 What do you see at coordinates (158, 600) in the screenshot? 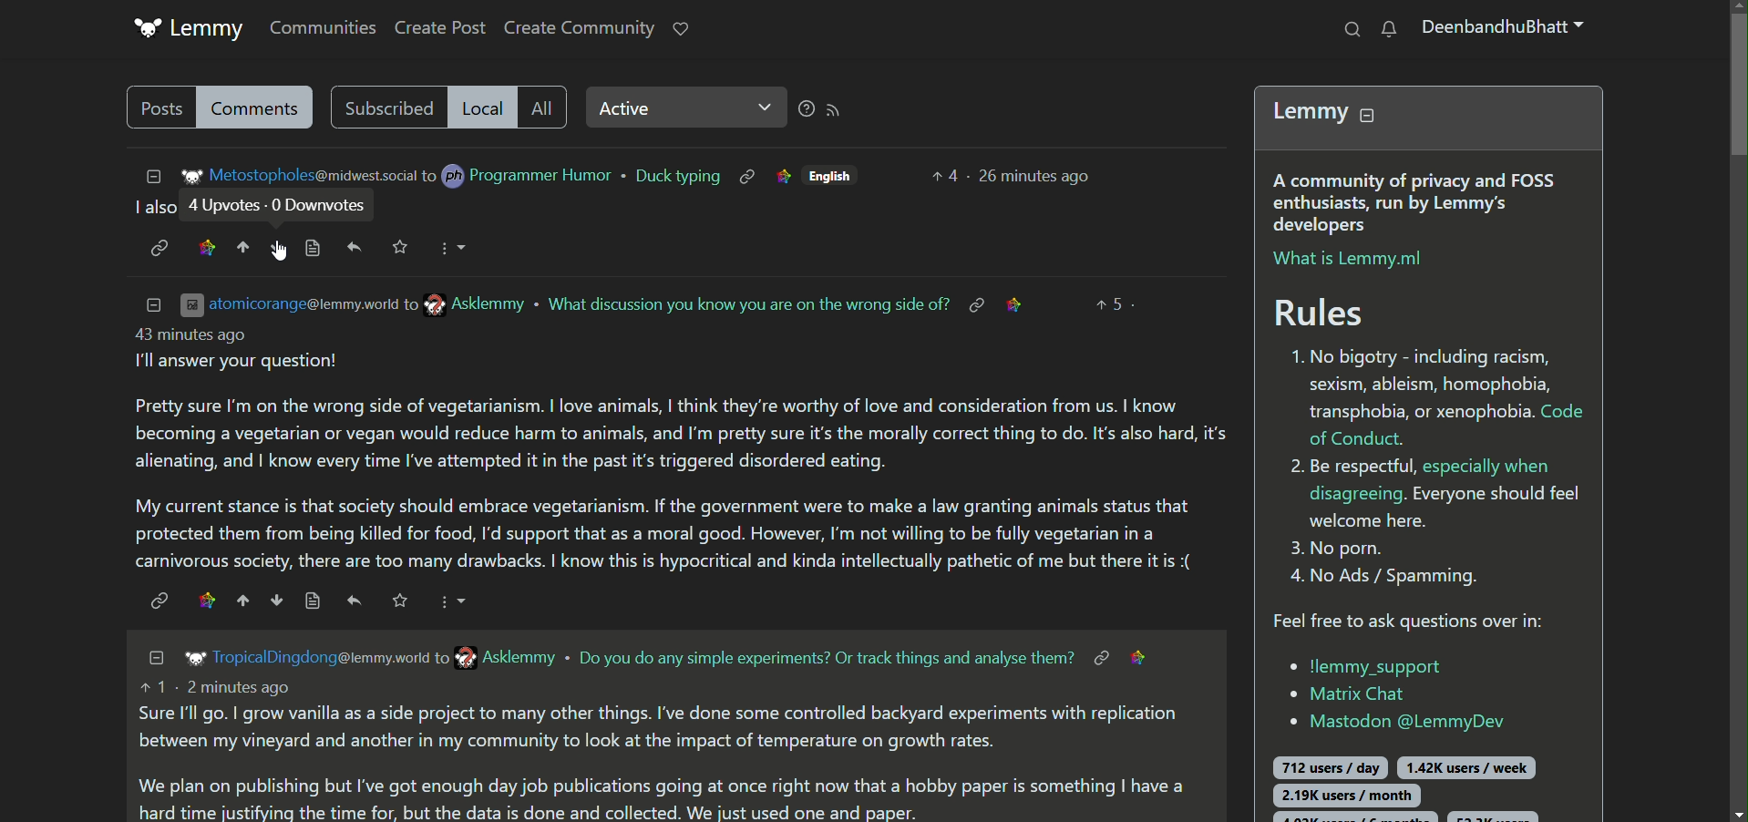
I see `hyperlink` at bounding box center [158, 600].